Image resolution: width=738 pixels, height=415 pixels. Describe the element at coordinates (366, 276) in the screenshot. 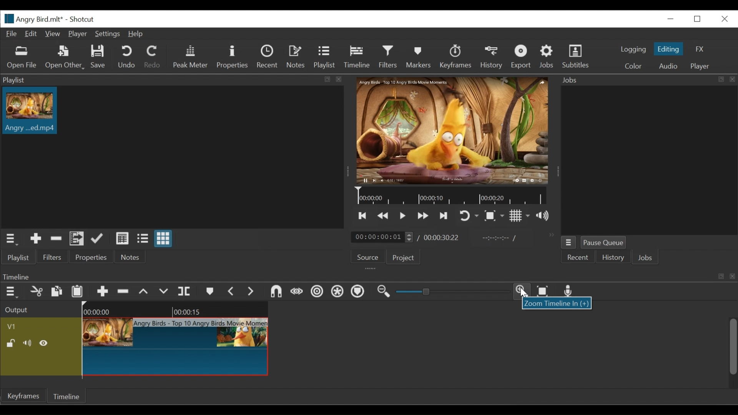

I see `Timeline Panel` at that location.